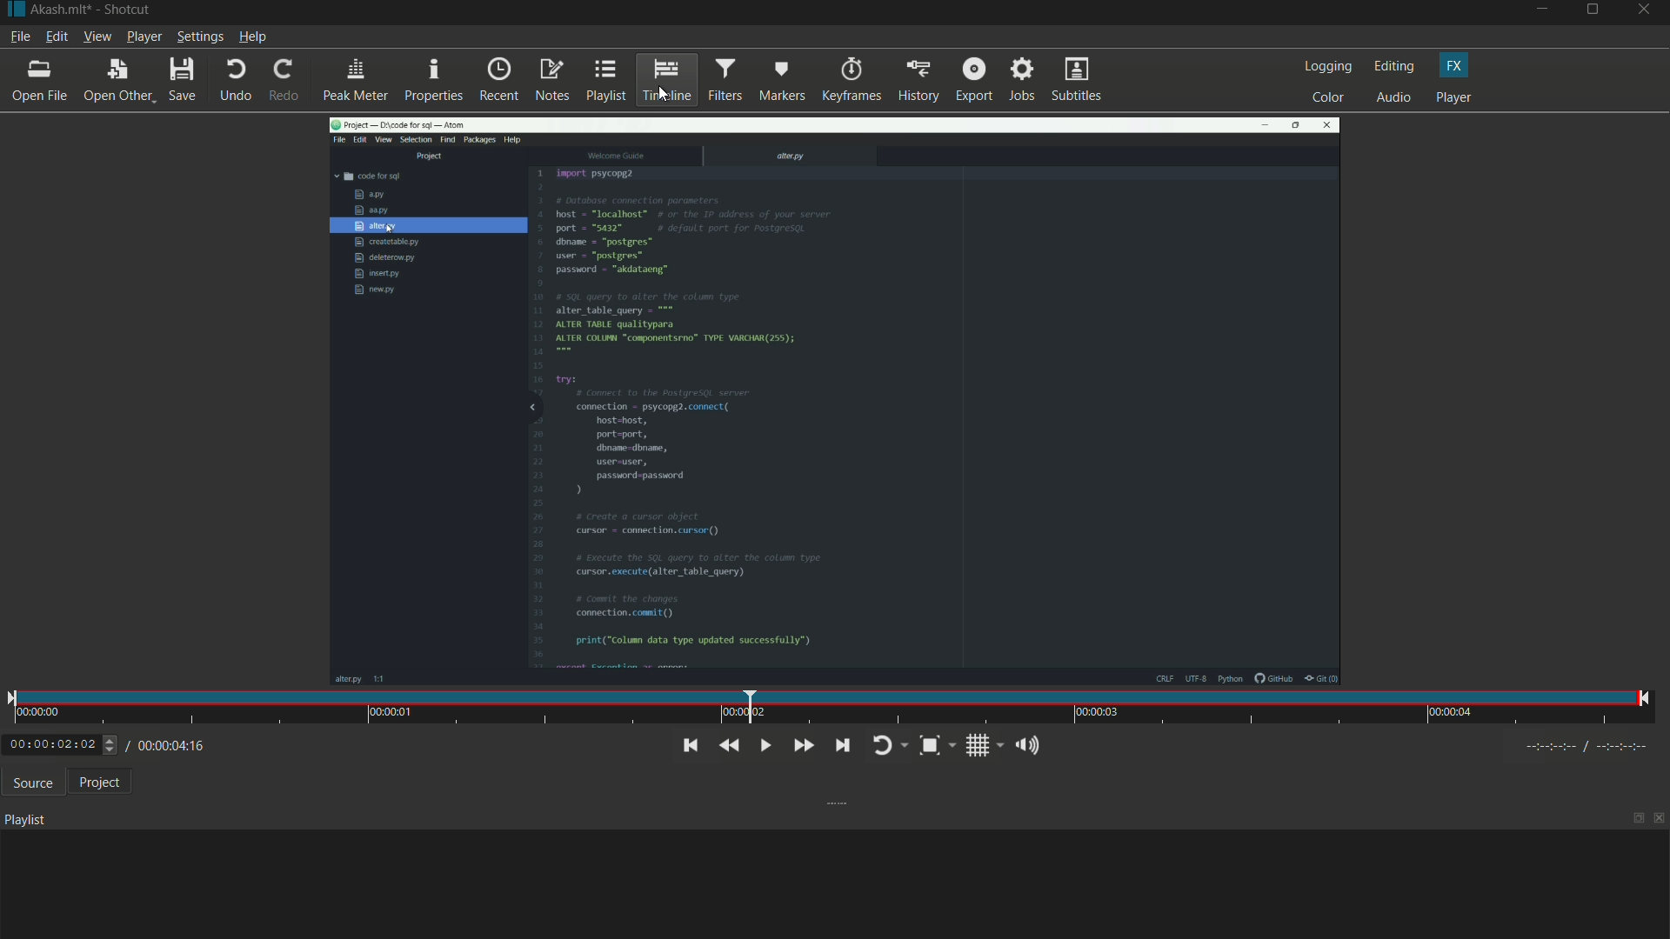 The width and height of the screenshot is (1670, 939). Describe the element at coordinates (96, 782) in the screenshot. I see `project` at that location.